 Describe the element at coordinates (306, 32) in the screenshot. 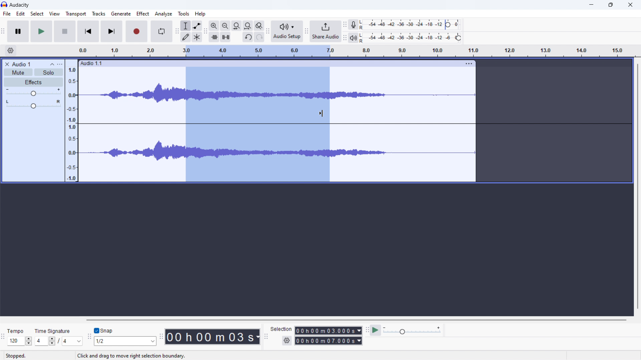

I see `share audio toolbar` at that location.